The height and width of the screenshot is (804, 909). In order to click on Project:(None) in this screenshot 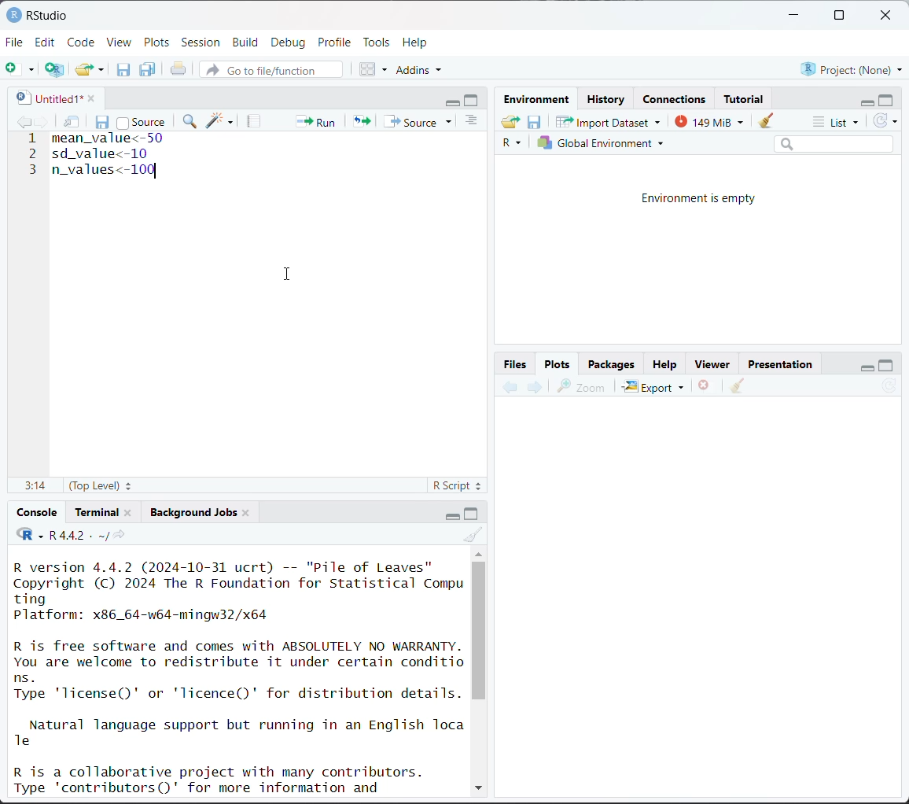, I will do `click(851, 68)`.